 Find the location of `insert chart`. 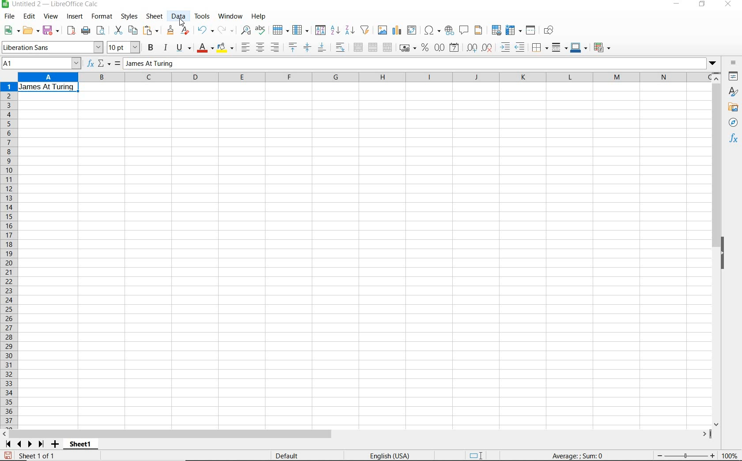

insert chart is located at coordinates (397, 30).